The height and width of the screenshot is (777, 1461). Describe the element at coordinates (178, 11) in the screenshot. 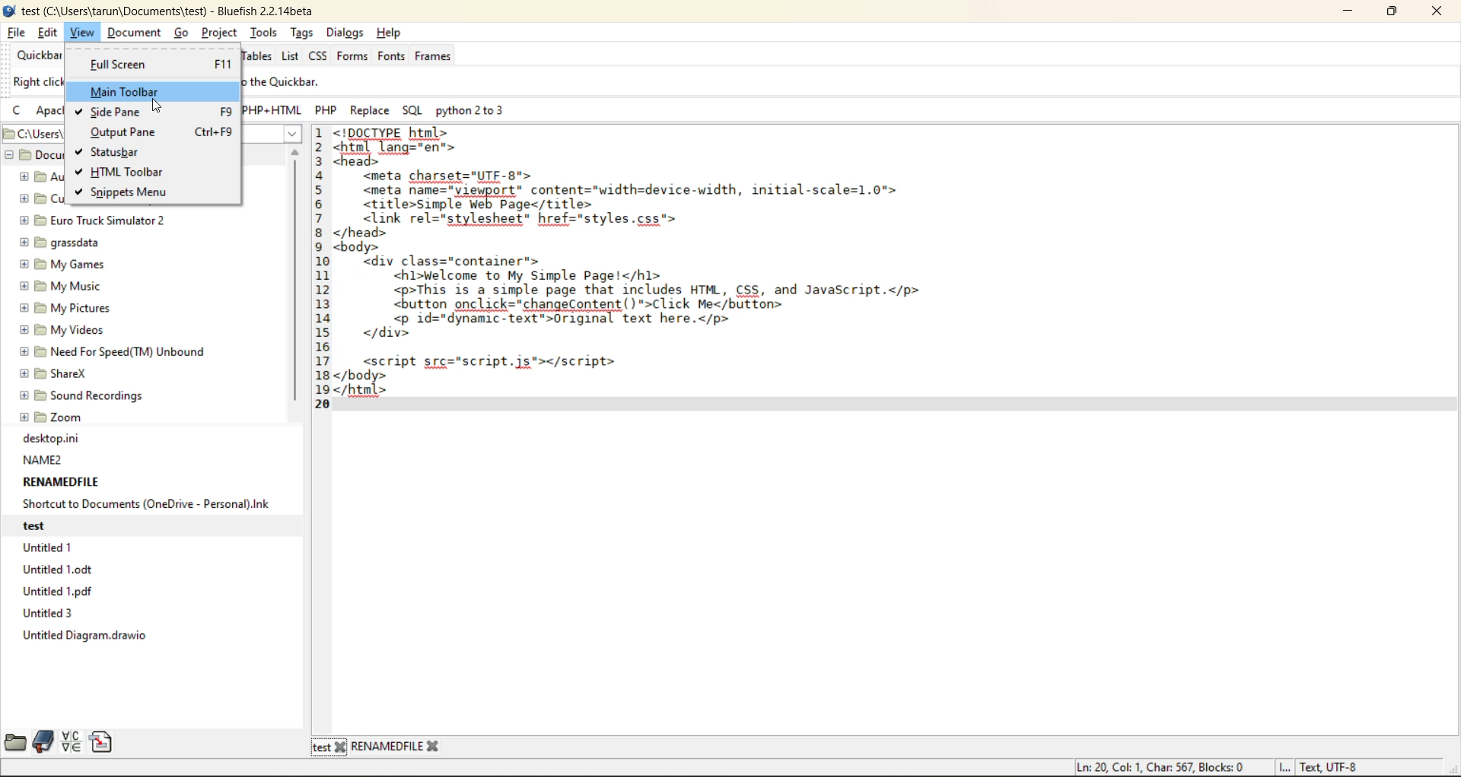

I see `file name and app name` at that location.